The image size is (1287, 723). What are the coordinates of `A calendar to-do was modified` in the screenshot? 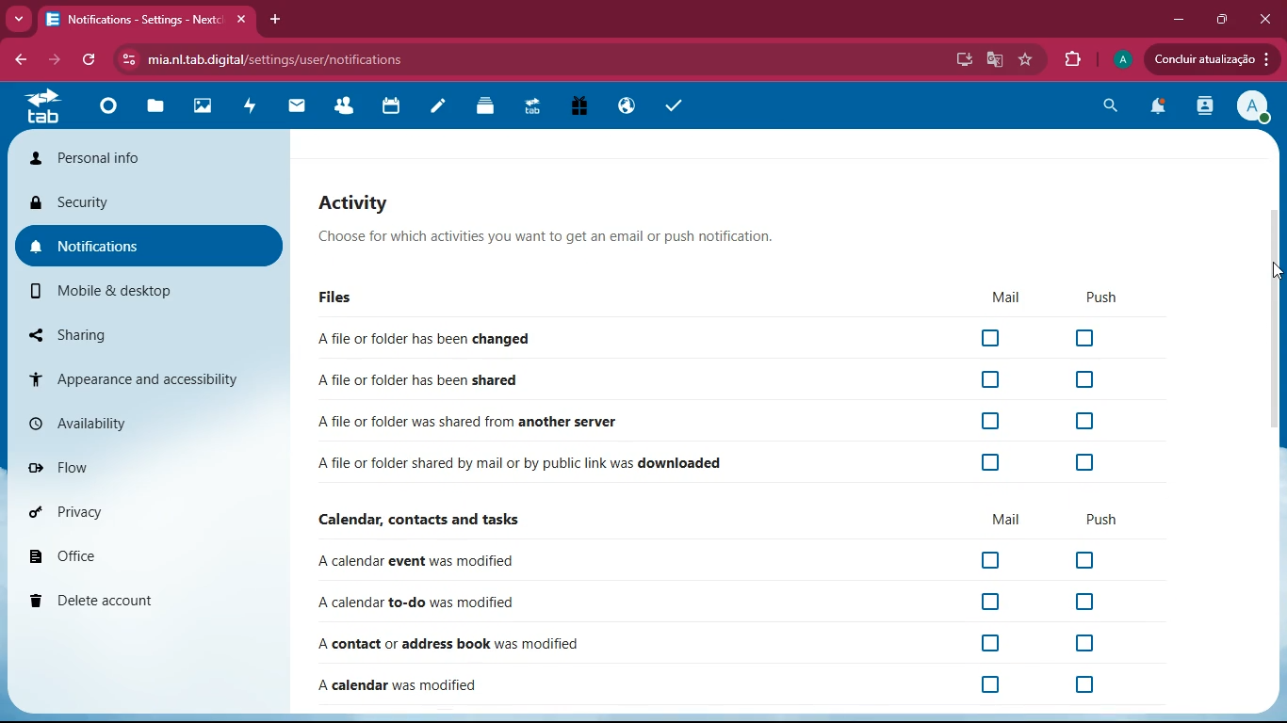 It's located at (416, 604).